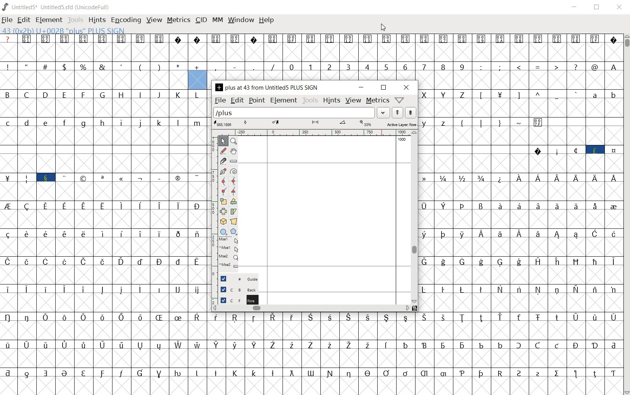  I want to click on oK, so click(501, 187).